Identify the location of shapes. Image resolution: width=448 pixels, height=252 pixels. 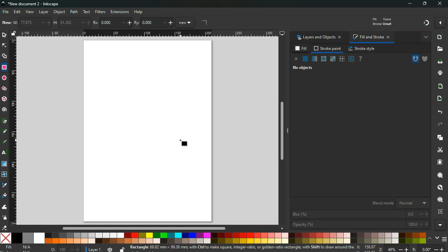
(5, 57).